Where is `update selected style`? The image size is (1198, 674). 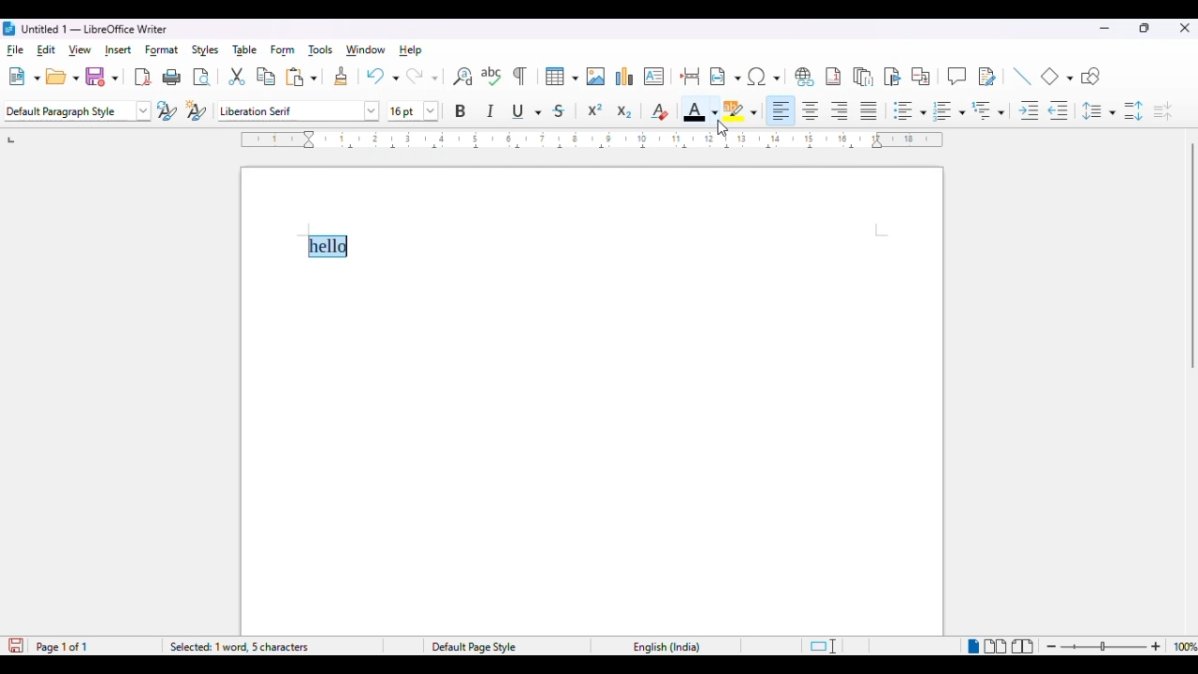
update selected style is located at coordinates (168, 110).